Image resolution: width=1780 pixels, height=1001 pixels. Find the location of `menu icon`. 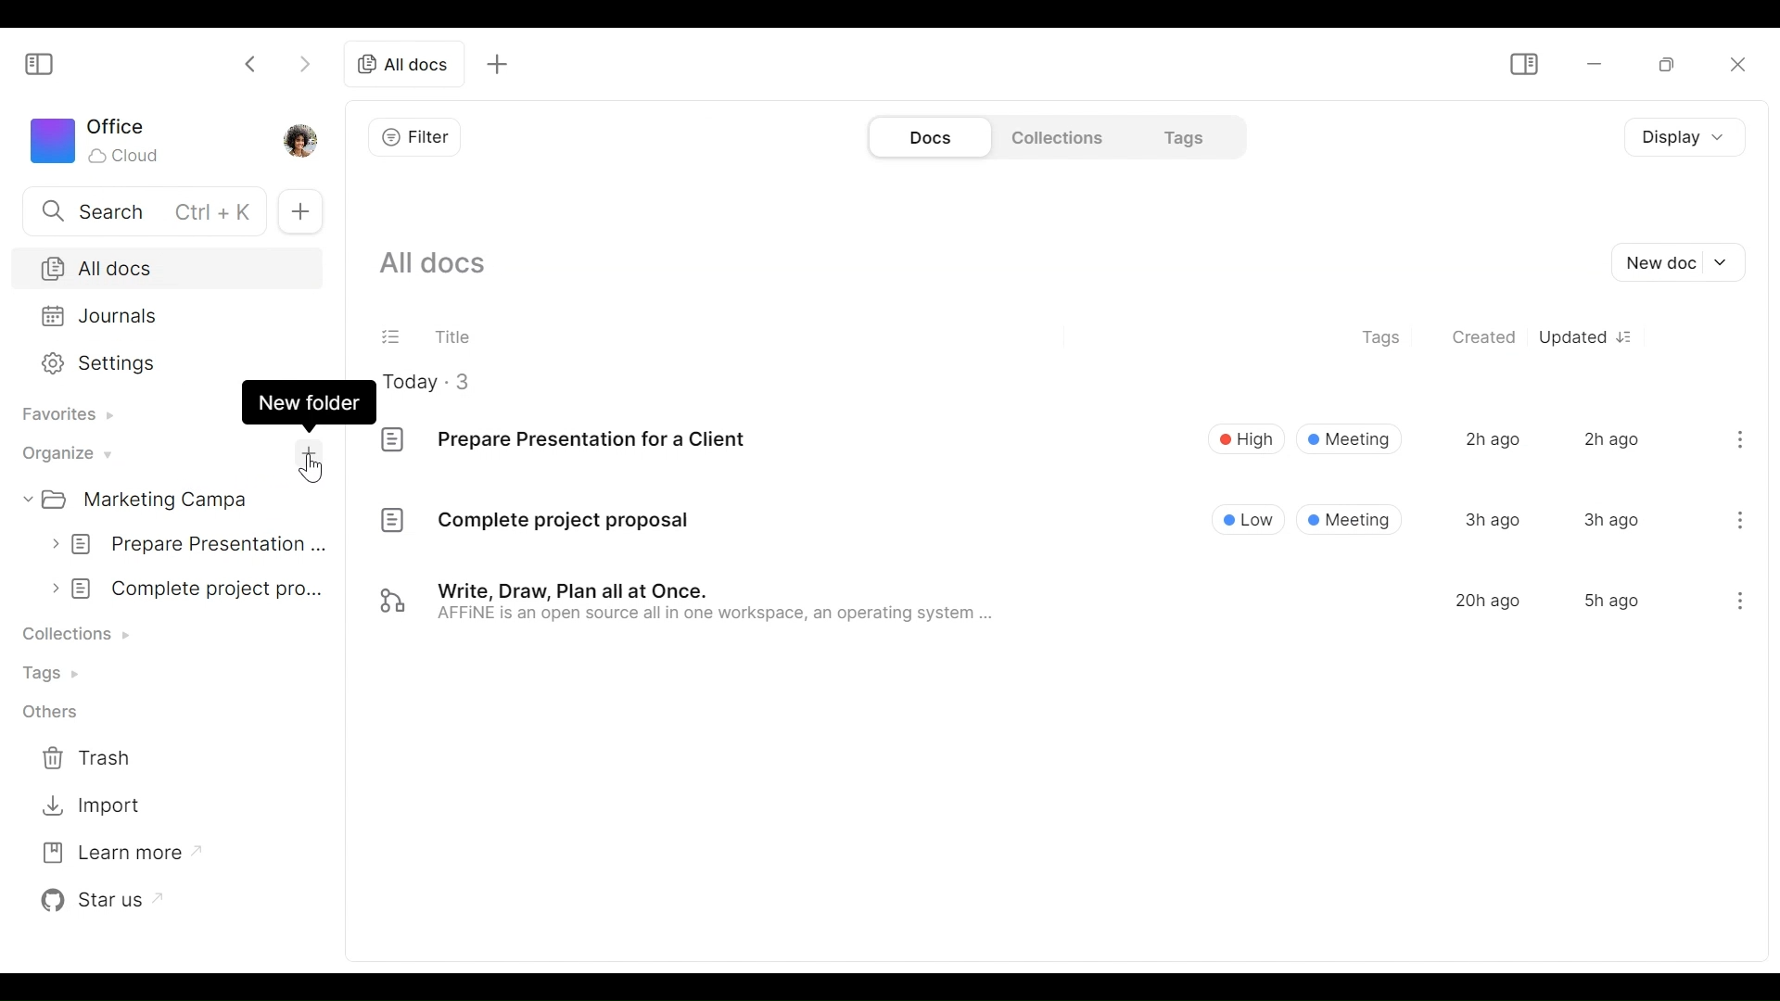

menu icon is located at coordinates (1740, 517).